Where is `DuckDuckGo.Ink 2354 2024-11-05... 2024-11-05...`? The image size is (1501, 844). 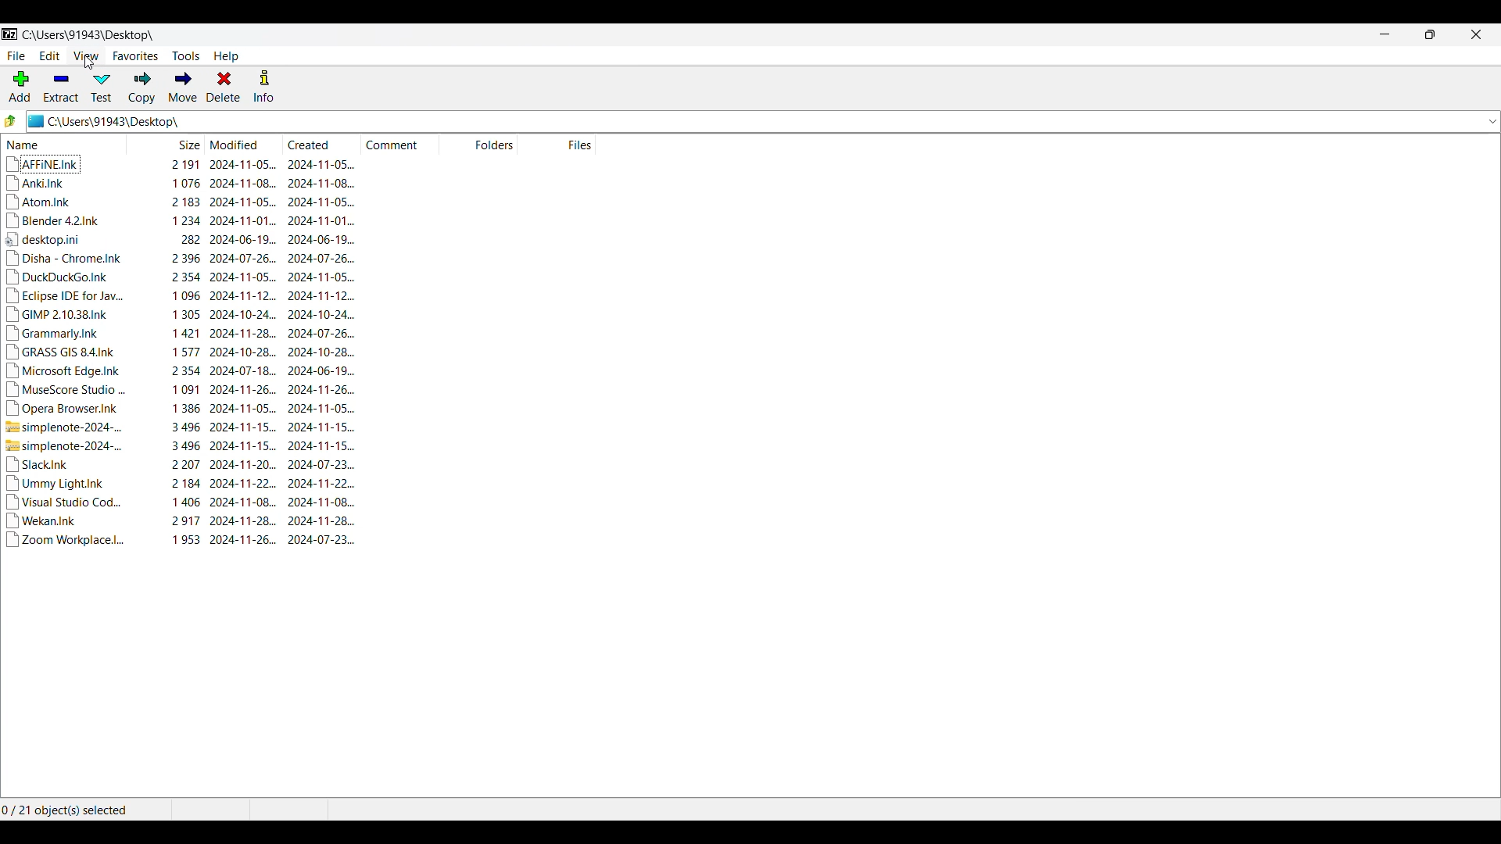
DuckDuckGo.Ink 2354 2024-11-05... 2024-11-05... is located at coordinates (182, 278).